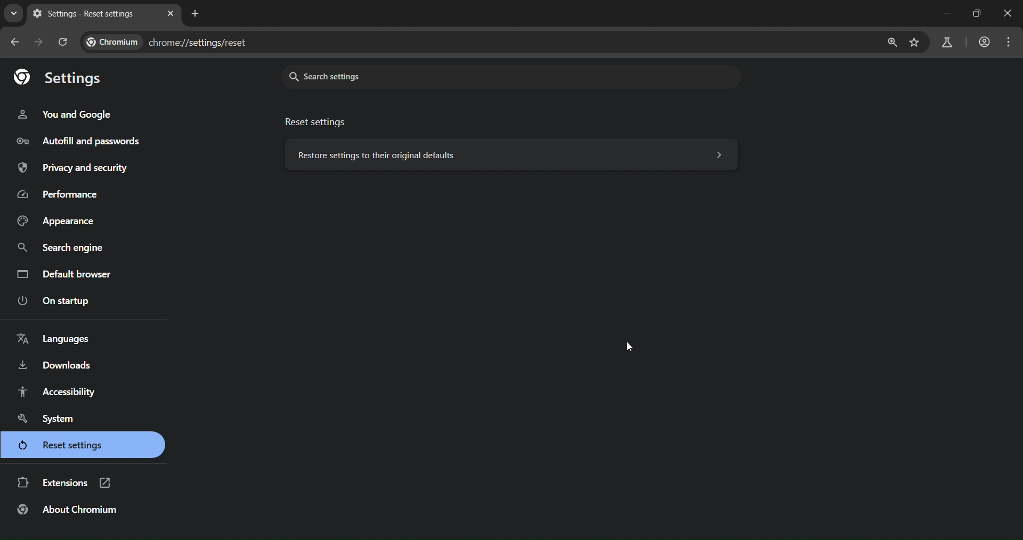  What do you see at coordinates (63, 40) in the screenshot?
I see `reload page` at bounding box center [63, 40].